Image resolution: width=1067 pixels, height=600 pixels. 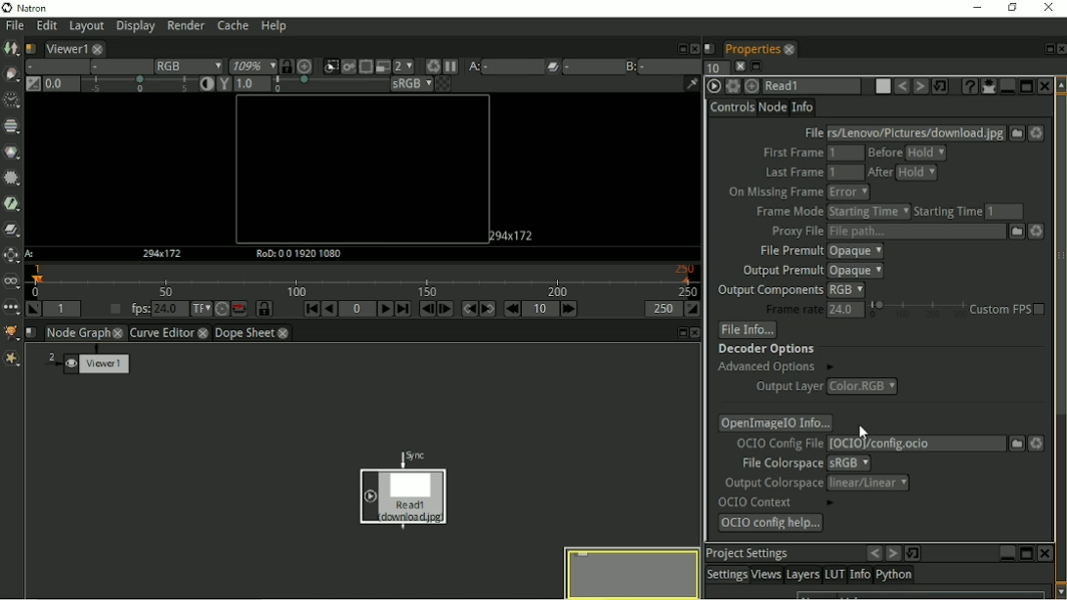 I want to click on File colorspace, so click(x=800, y=463).